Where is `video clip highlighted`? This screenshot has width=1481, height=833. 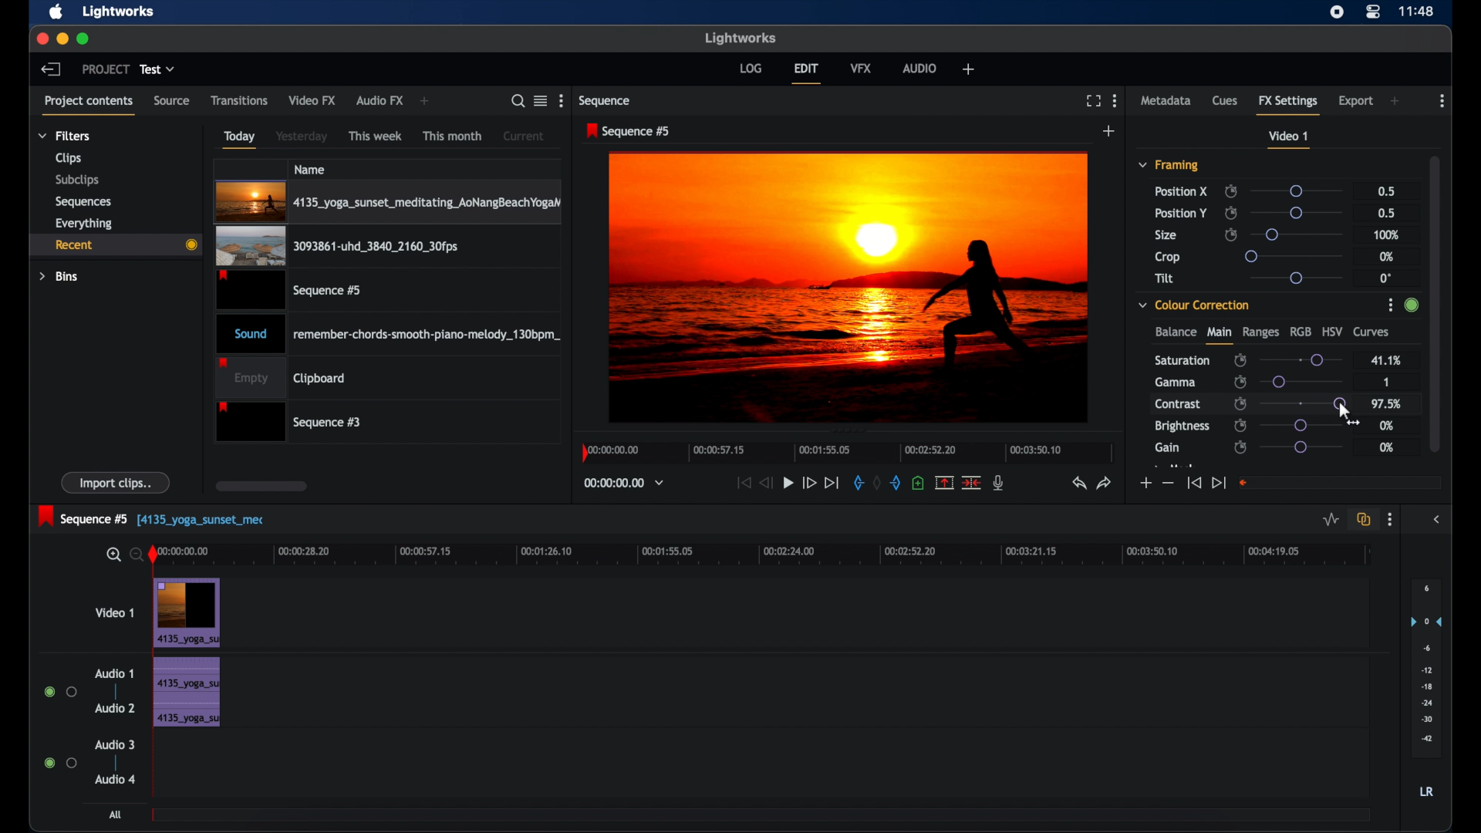 video clip highlighted is located at coordinates (388, 202).